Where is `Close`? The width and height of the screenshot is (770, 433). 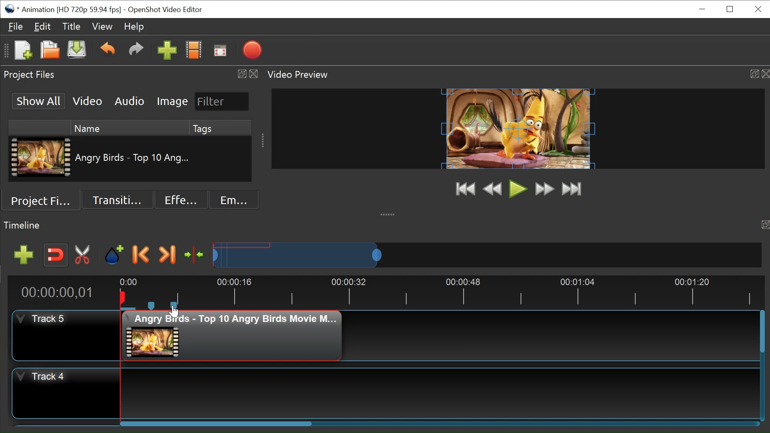
Close is located at coordinates (758, 9).